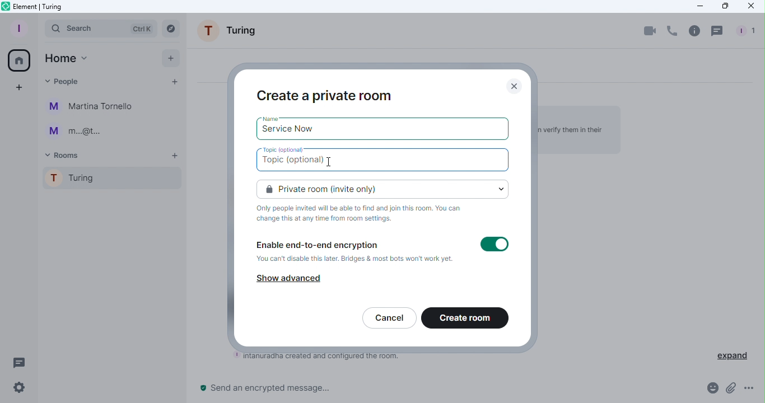 The width and height of the screenshot is (765, 403). What do you see at coordinates (65, 154) in the screenshot?
I see `Rooms` at bounding box center [65, 154].